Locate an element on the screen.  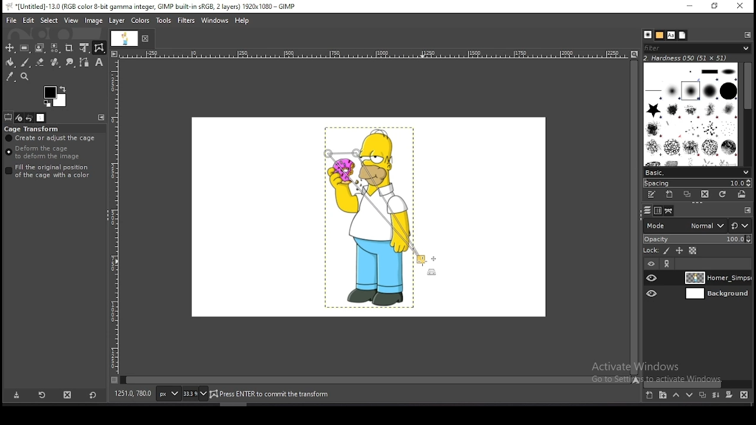
delete tool preset is located at coordinates (69, 395).